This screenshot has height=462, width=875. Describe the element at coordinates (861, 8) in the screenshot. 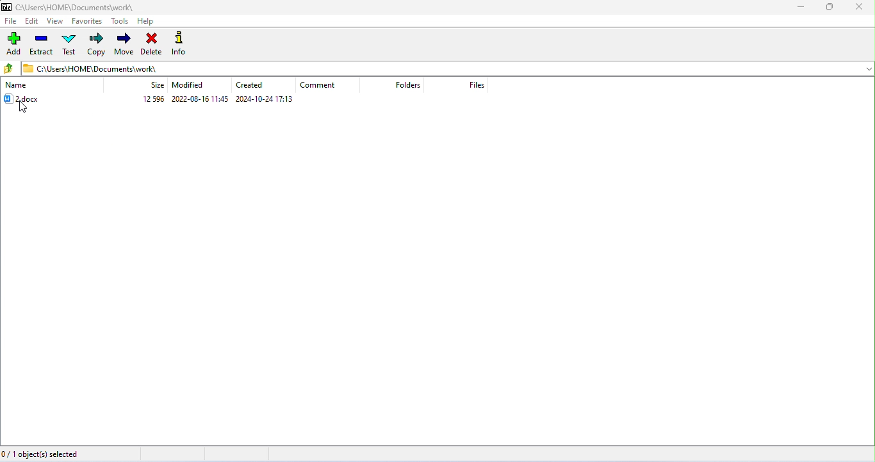

I see `close` at that location.